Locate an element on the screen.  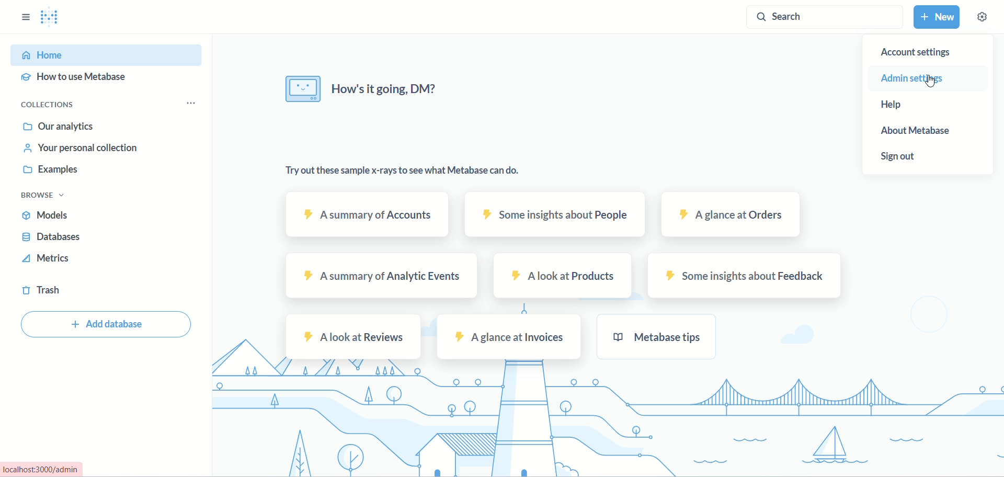
database is located at coordinates (53, 238).